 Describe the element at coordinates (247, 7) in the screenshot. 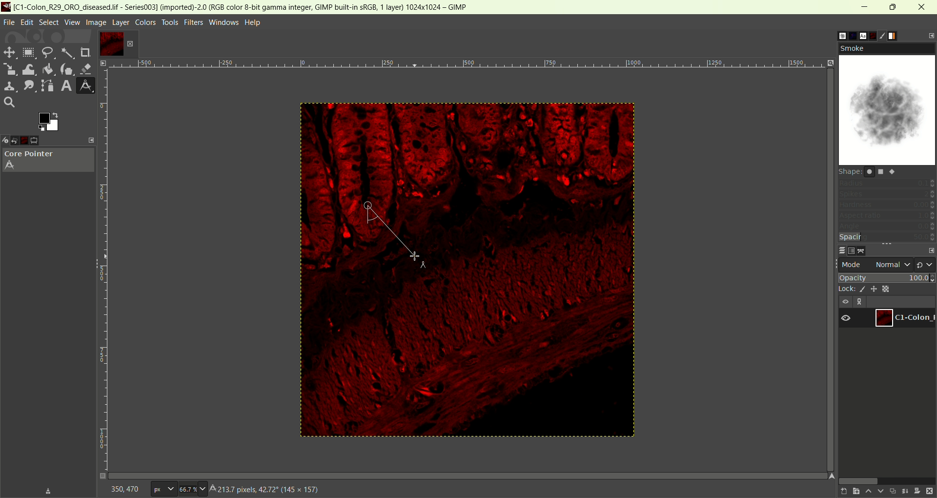

I see `title` at that location.